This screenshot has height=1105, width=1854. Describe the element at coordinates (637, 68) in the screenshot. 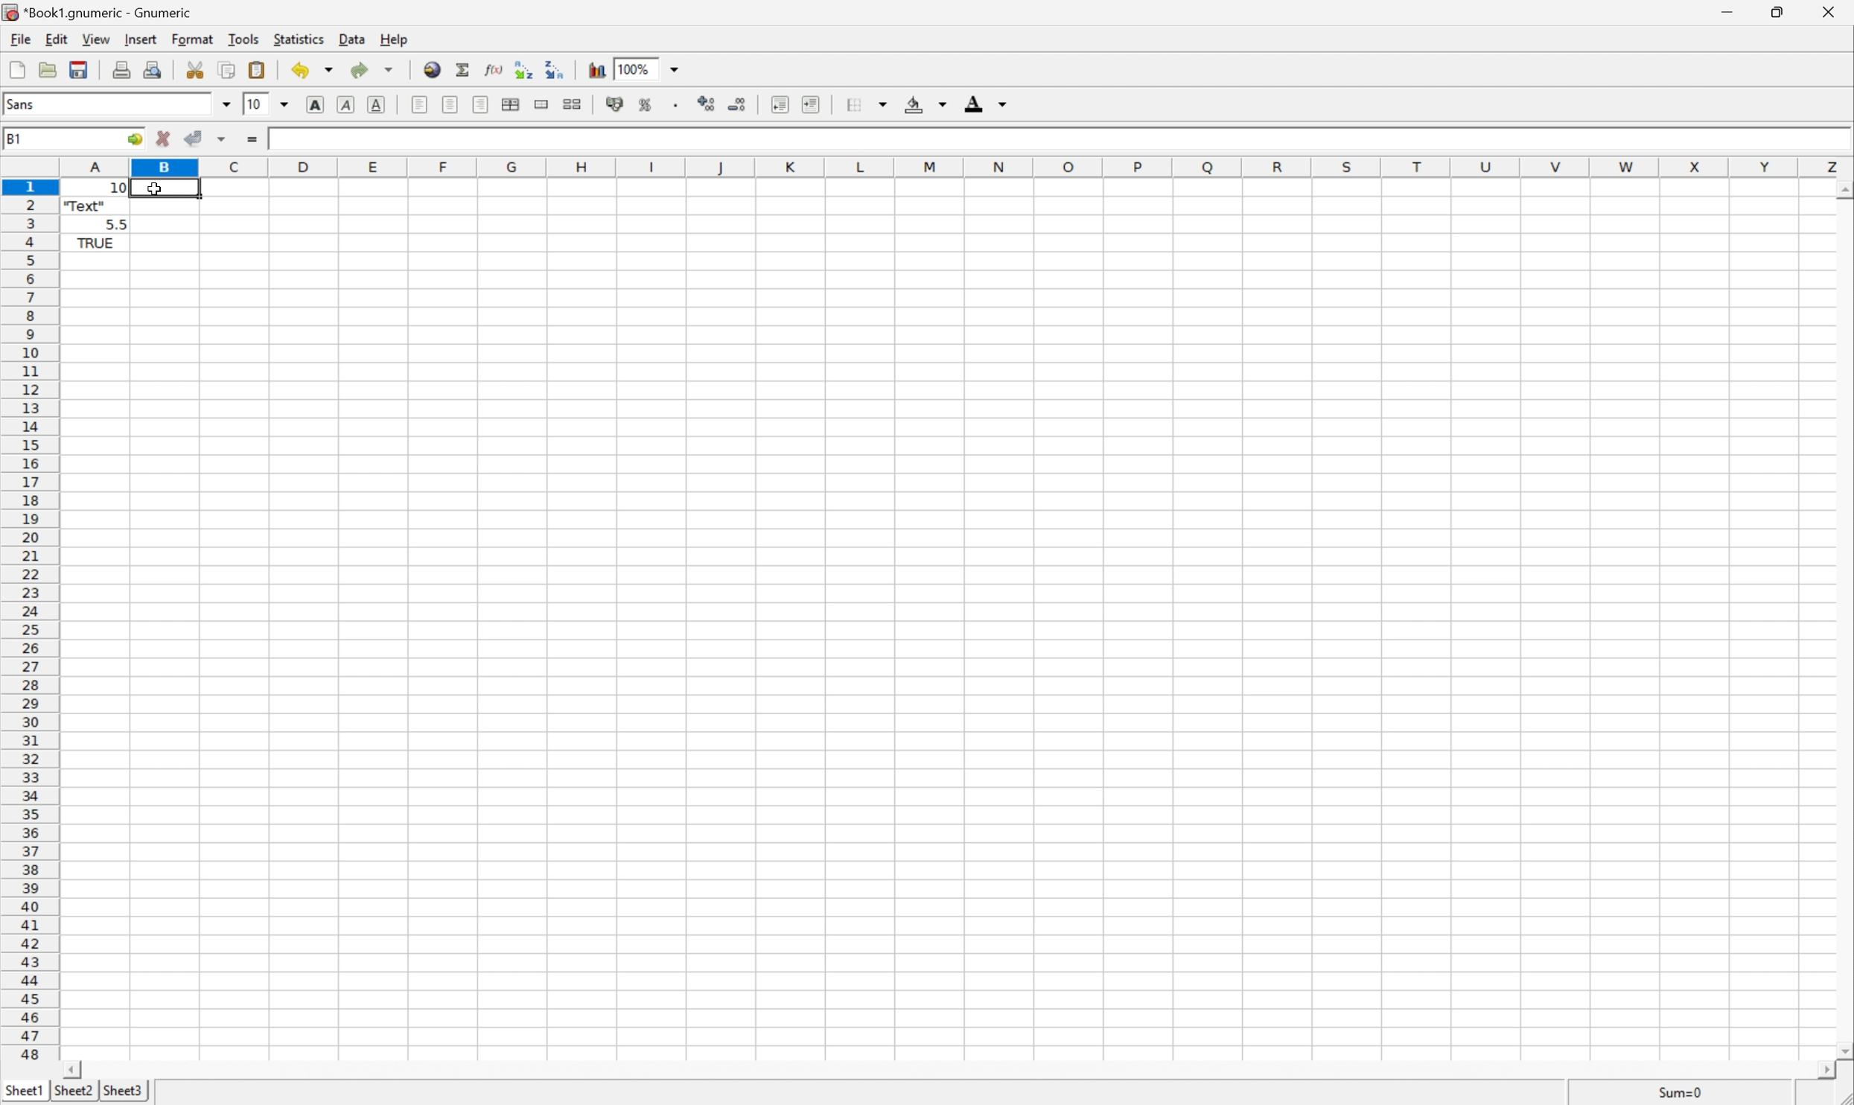

I see `100%` at that location.